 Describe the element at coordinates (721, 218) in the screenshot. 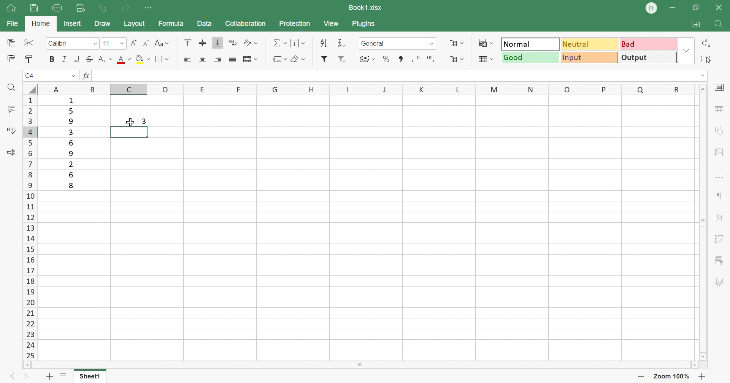

I see `Text art settings` at that location.